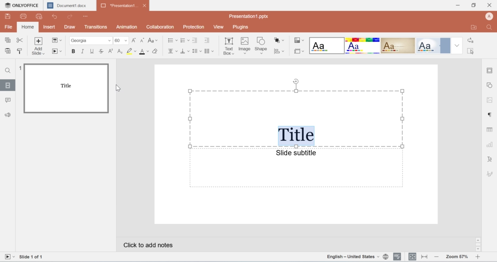 The image size is (497, 262). Describe the element at coordinates (470, 41) in the screenshot. I see `a to b` at that location.